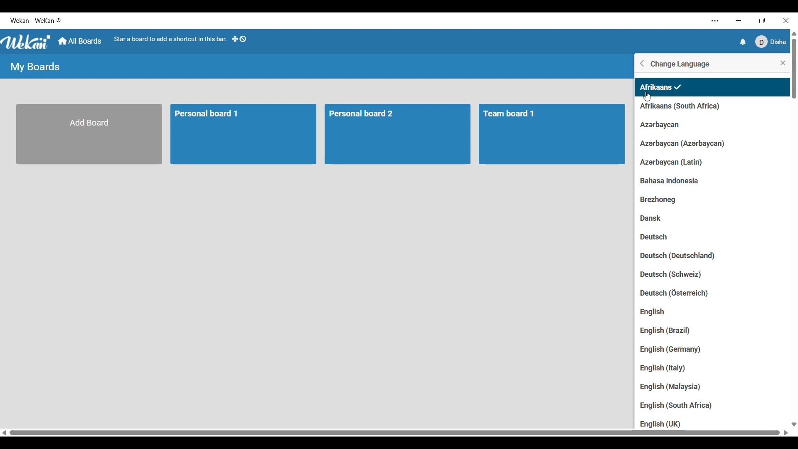 This screenshot has width=798, height=449. Describe the element at coordinates (671, 350) in the screenshot. I see `English (Germany)` at that location.